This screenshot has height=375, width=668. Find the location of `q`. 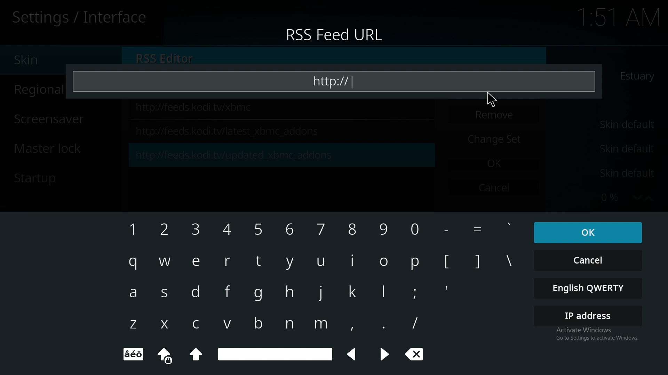

q is located at coordinates (135, 262).